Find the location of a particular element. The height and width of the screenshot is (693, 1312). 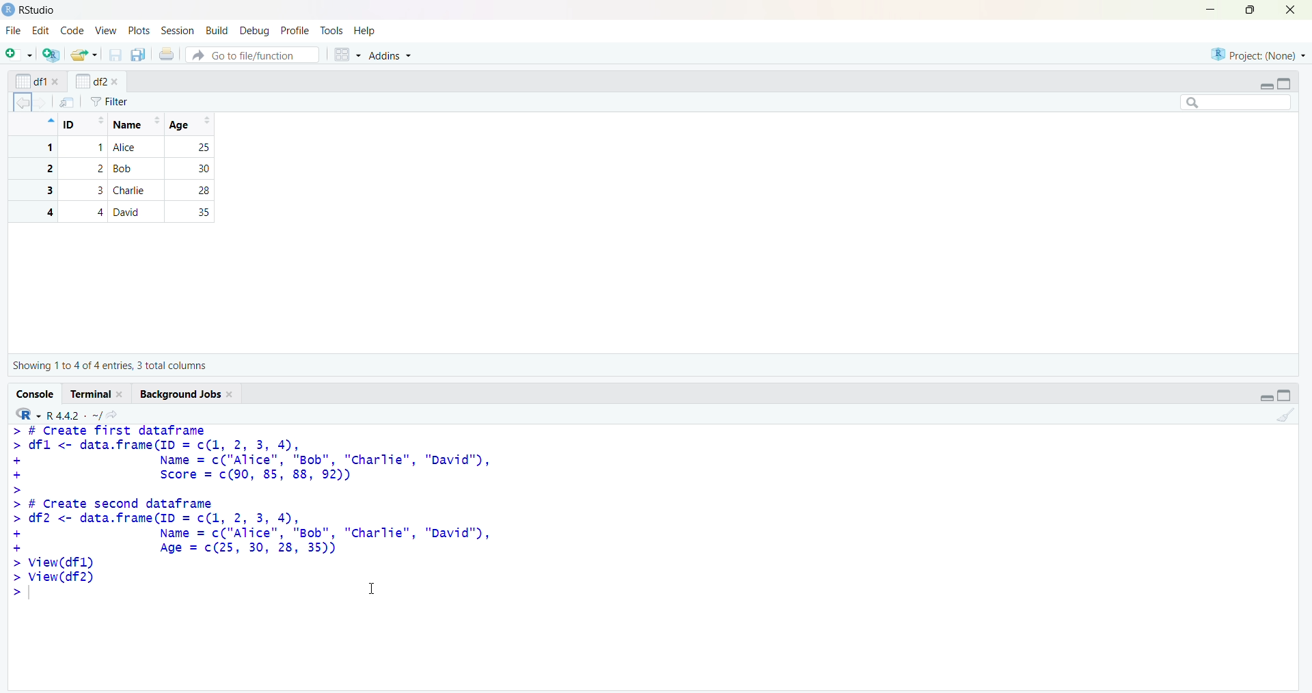

toggle full view is located at coordinates (1283, 84).